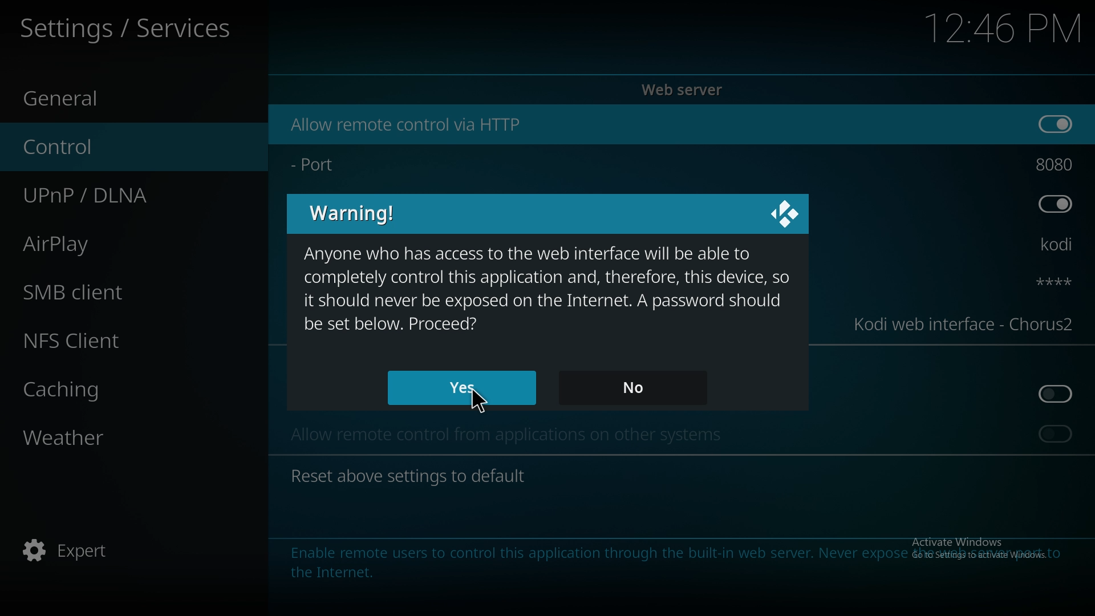 The height and width of the screenshot is (616, 1095). Describe the element at coordinates (408, 125) in the screenshot. I see `allow remote control via http` at that location.